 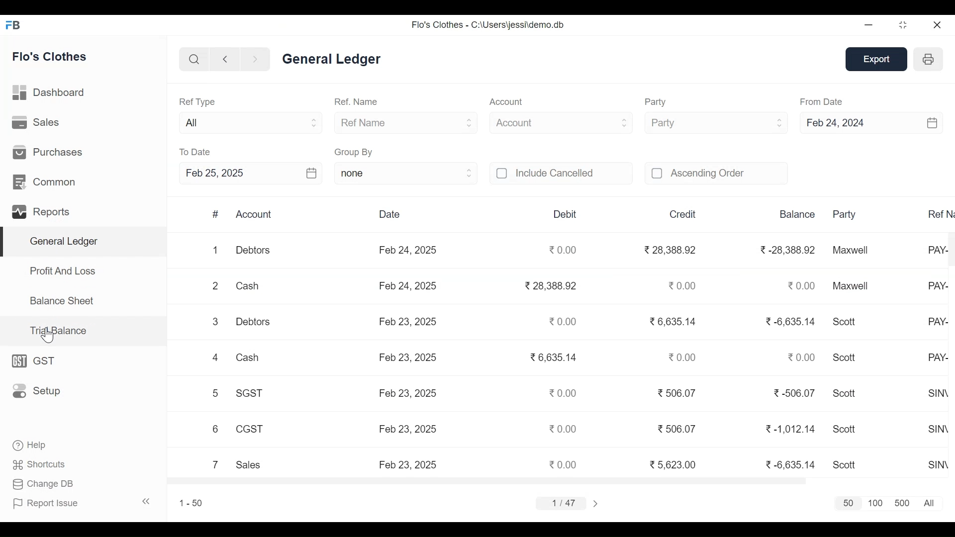 What do you see at coordinates (879, 59) in the screenshot?
I see `Export` at bounding box center [879, 59].